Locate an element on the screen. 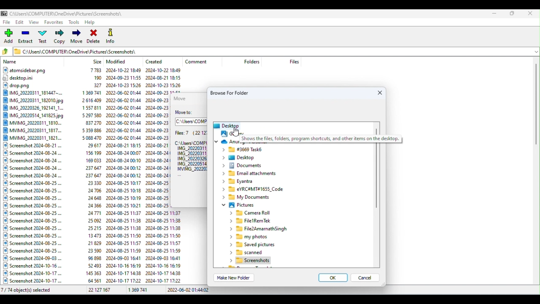  Delete is located at coordinates (94, 36).